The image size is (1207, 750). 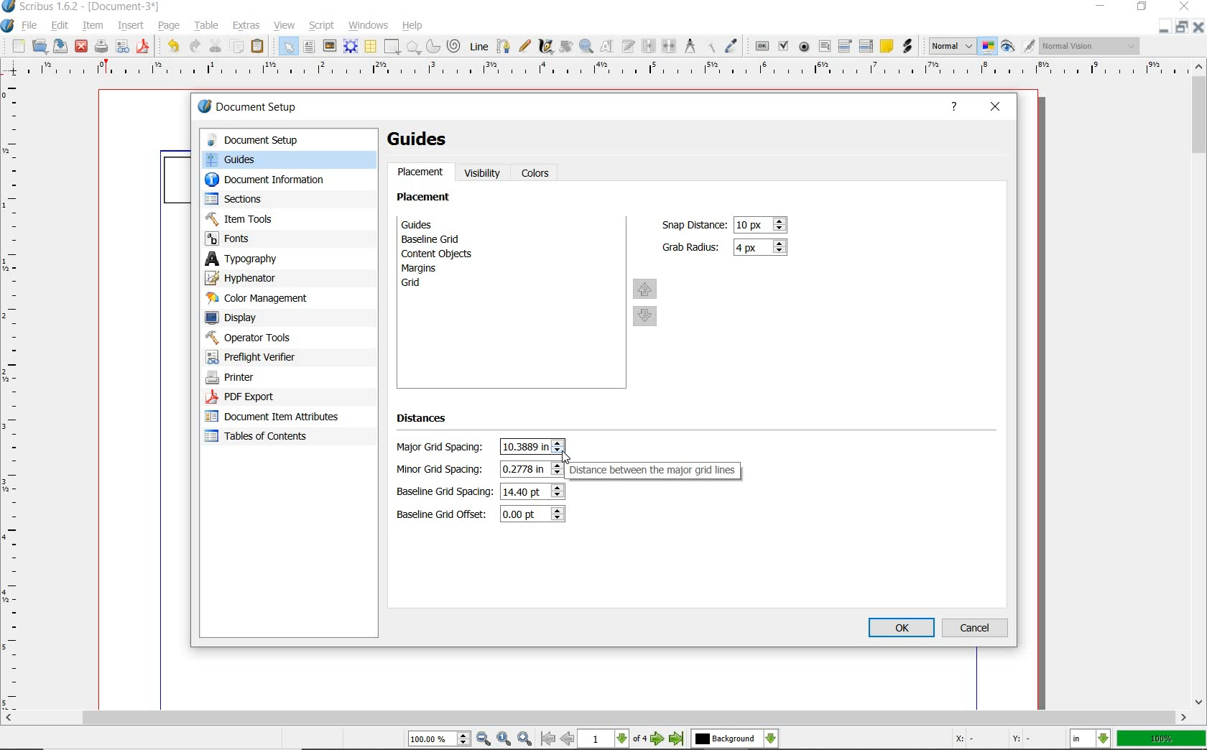 What do you see at coordinates (649, 46) in the screenshot?
I see `link text frames` at bounding box center [649, 46].